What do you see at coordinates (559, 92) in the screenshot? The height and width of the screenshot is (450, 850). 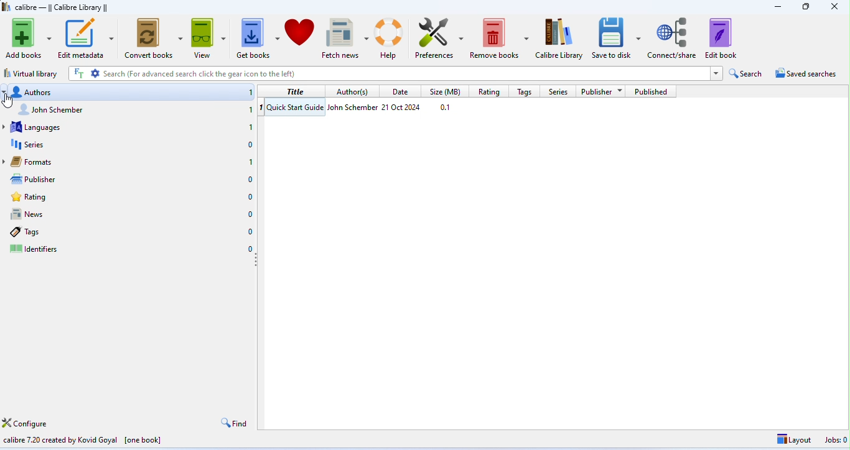 I see `series` at bounding box center [559, 92].